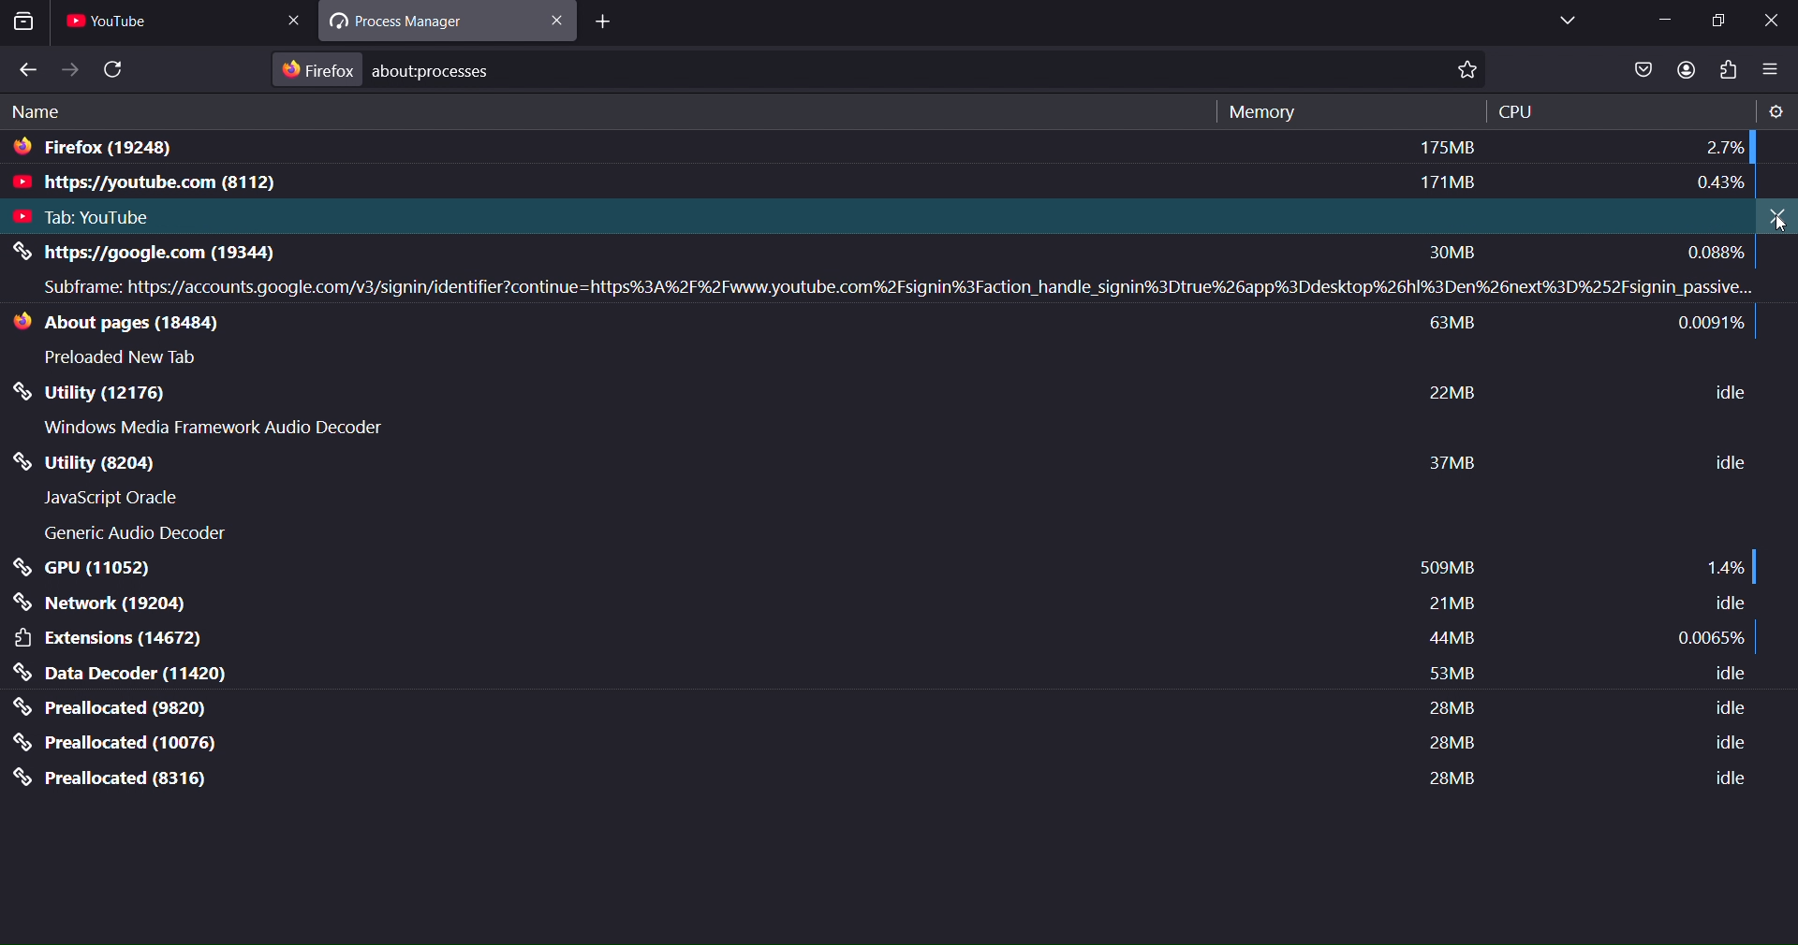 This screenshot has height=945, width=1798. I want to click on Network, so click(104, 604).